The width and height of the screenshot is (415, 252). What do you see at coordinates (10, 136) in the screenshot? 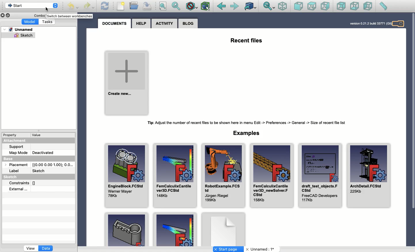
I see `Property` at bounding box center [10, 136].